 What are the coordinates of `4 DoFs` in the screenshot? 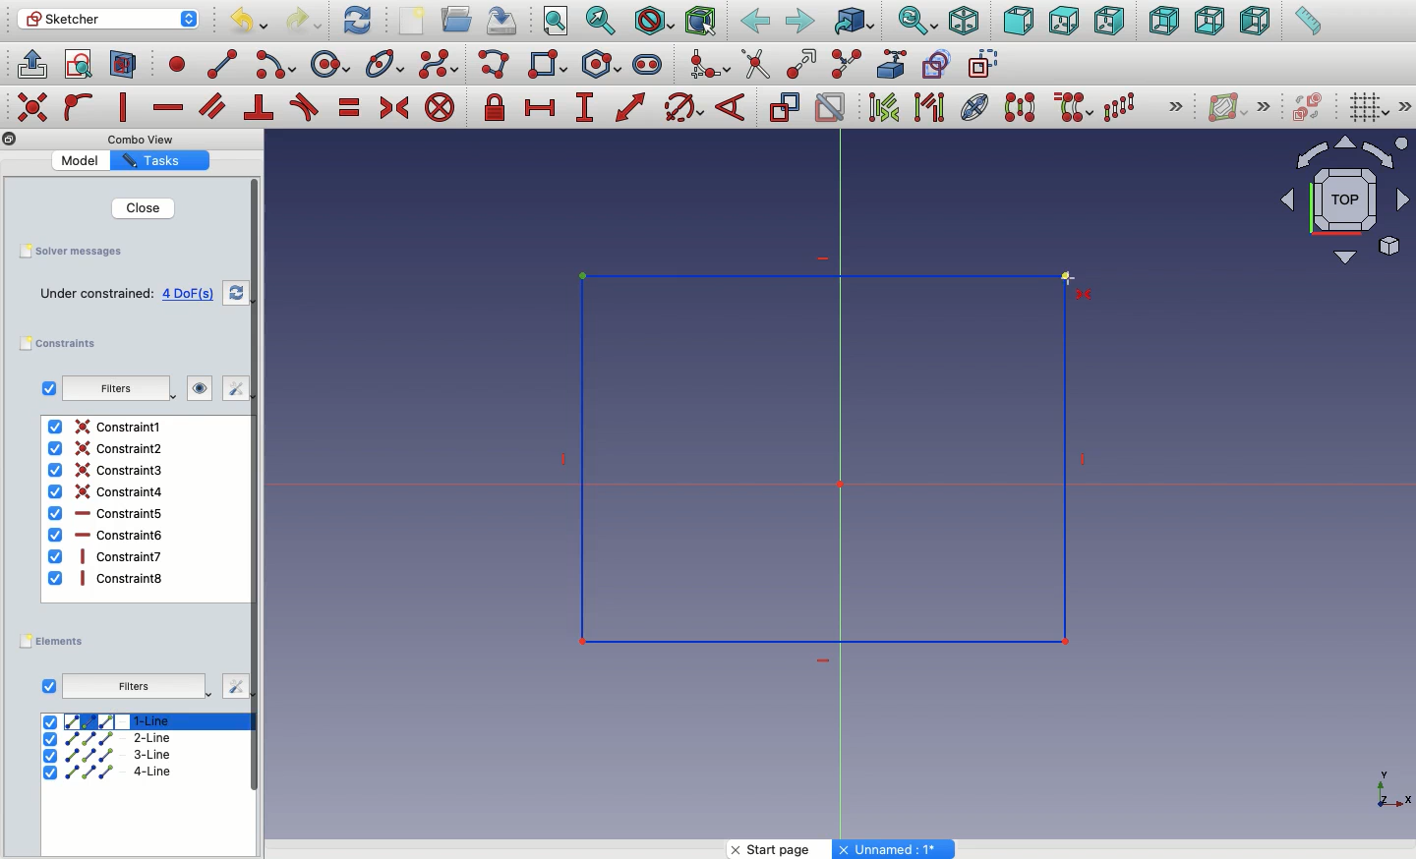 It's located at (193, 294).